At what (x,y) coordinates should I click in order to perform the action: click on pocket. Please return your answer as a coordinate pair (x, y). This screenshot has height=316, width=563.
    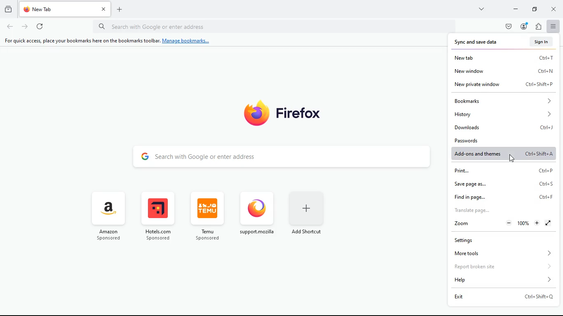
    Looking at the image, I should click on (506, 27).